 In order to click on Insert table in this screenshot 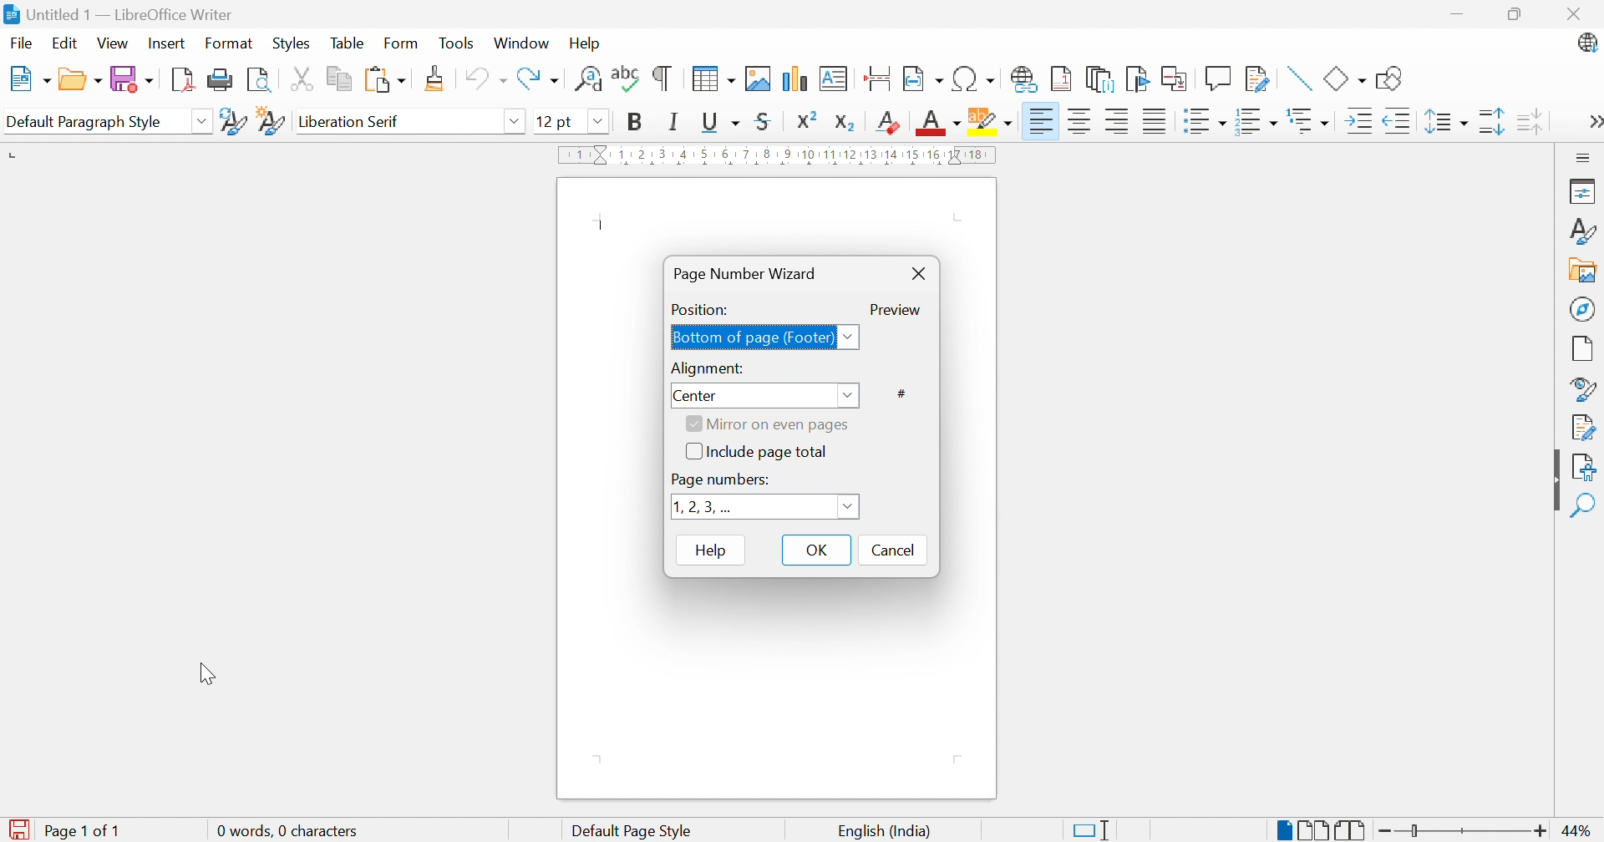, I will do `click(710, 79)`.